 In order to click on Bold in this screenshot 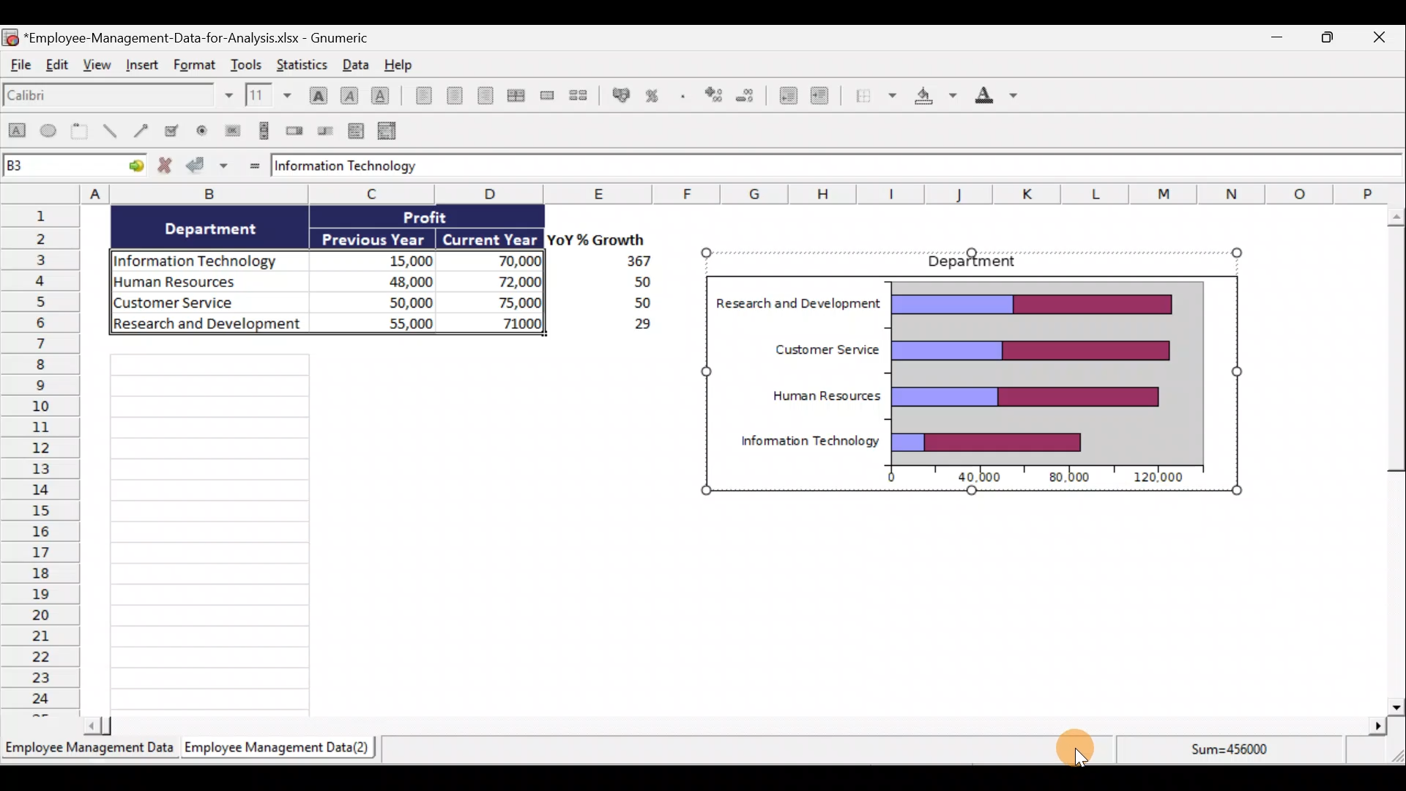, I will do `click(316, 94)`.